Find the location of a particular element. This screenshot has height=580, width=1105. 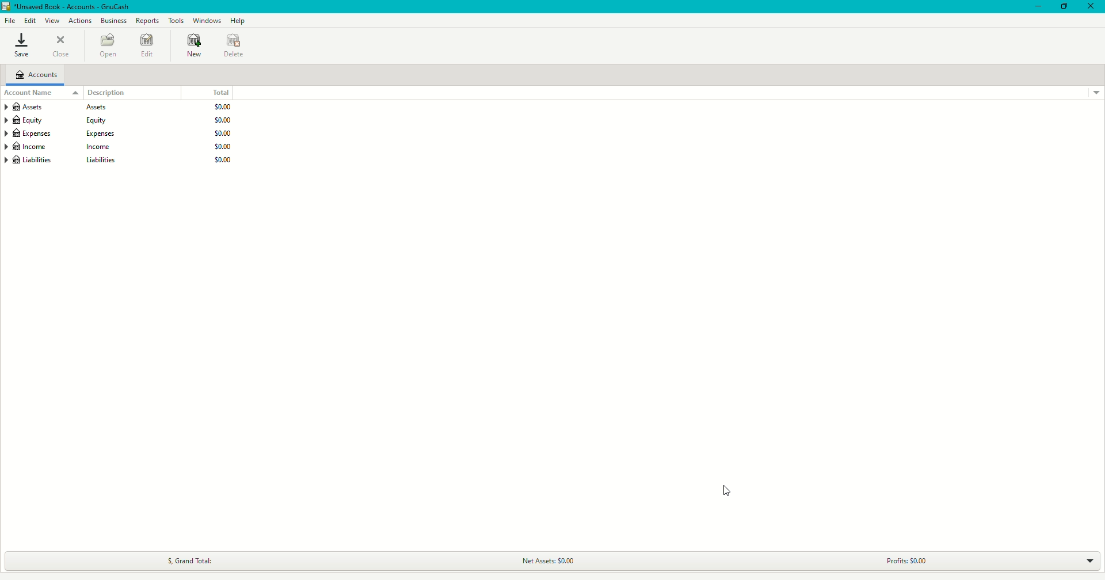

Close is located at coordinates (60, 47).